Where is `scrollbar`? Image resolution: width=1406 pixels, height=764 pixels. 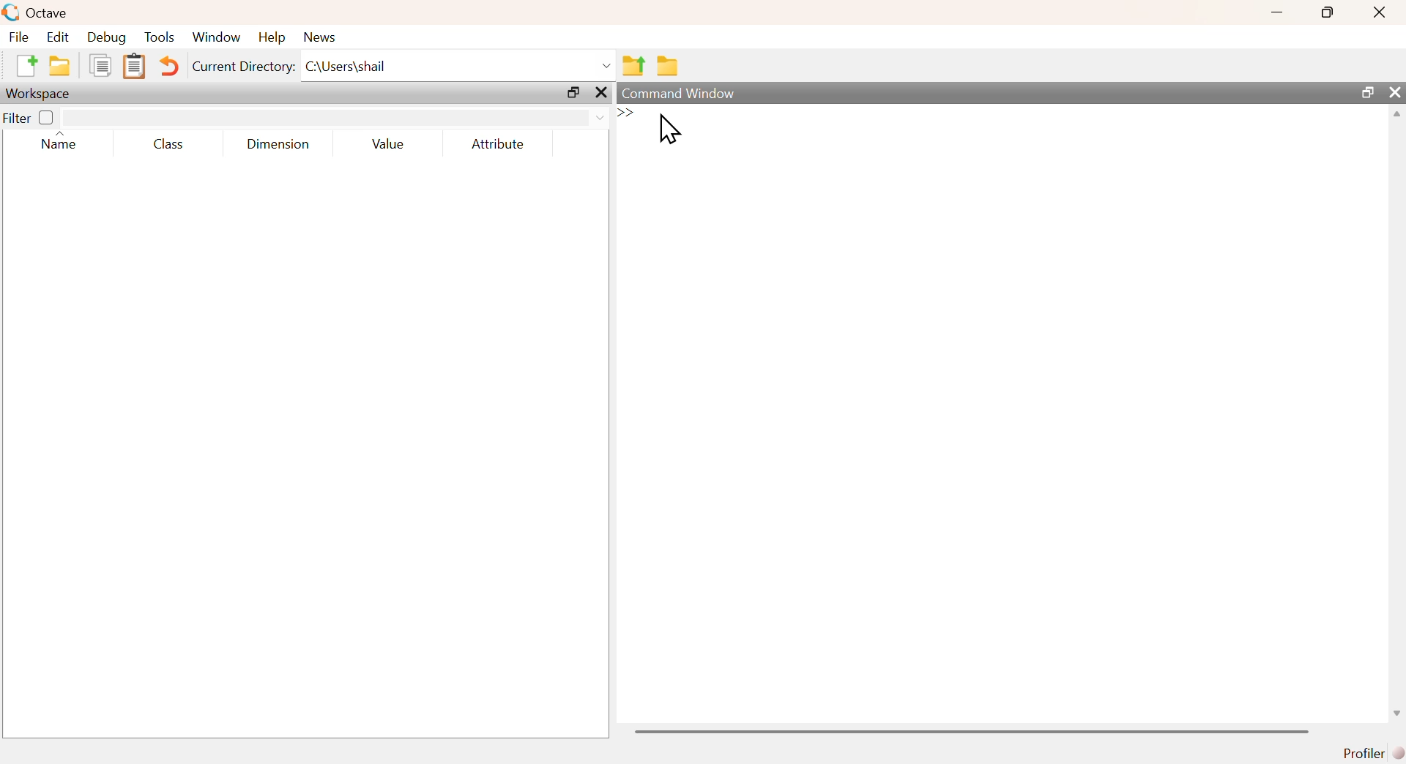 scrollbar is located at coordinates (972, 731).